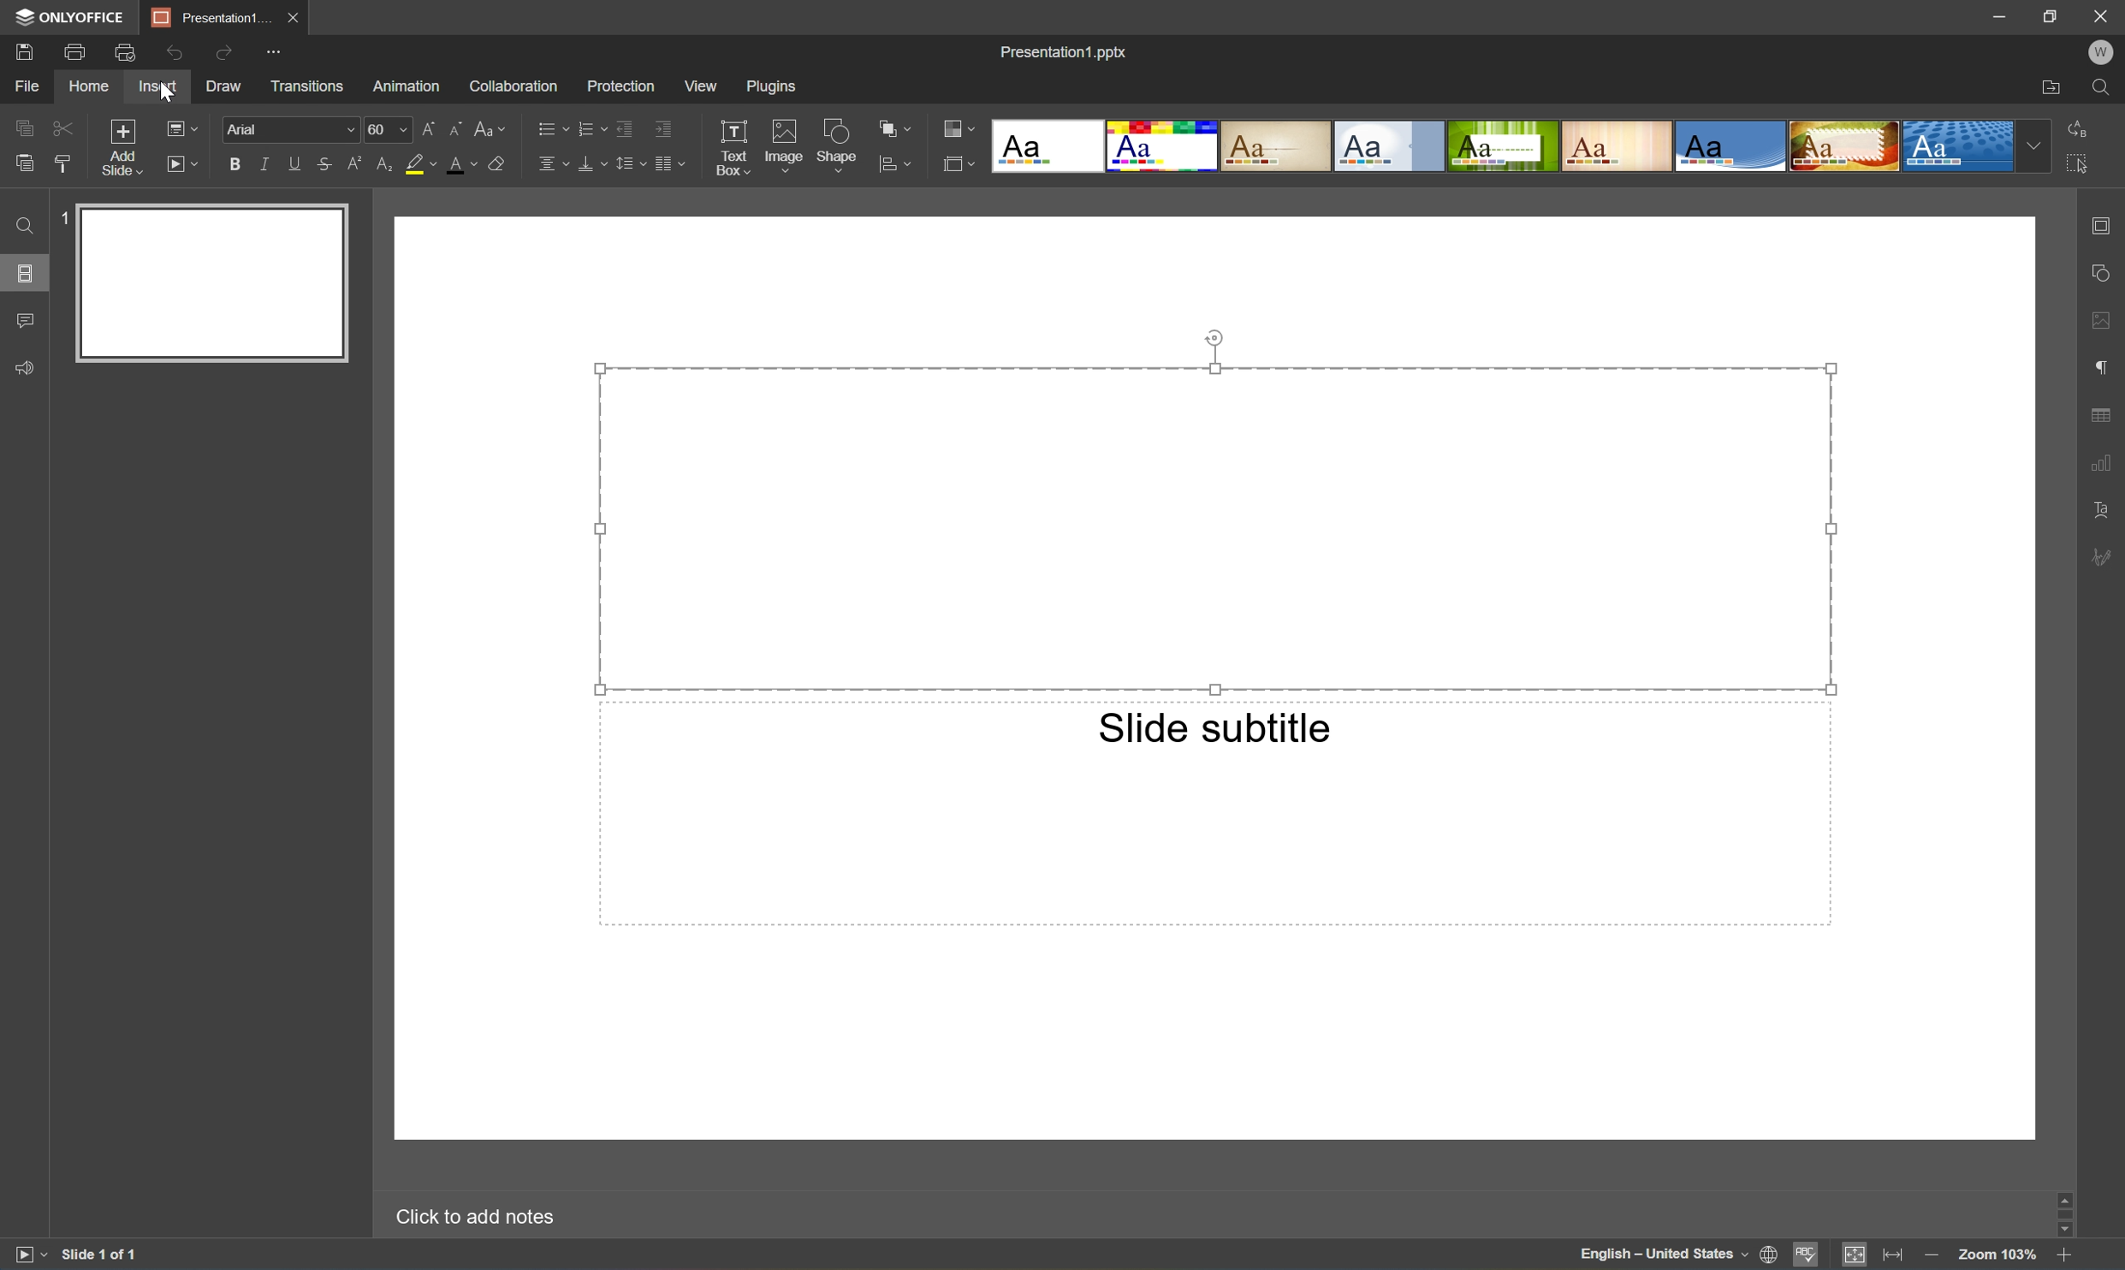 The width and height of the screenshot is (2125, 1270). I want to click on Change color theme, so click(959, 127).